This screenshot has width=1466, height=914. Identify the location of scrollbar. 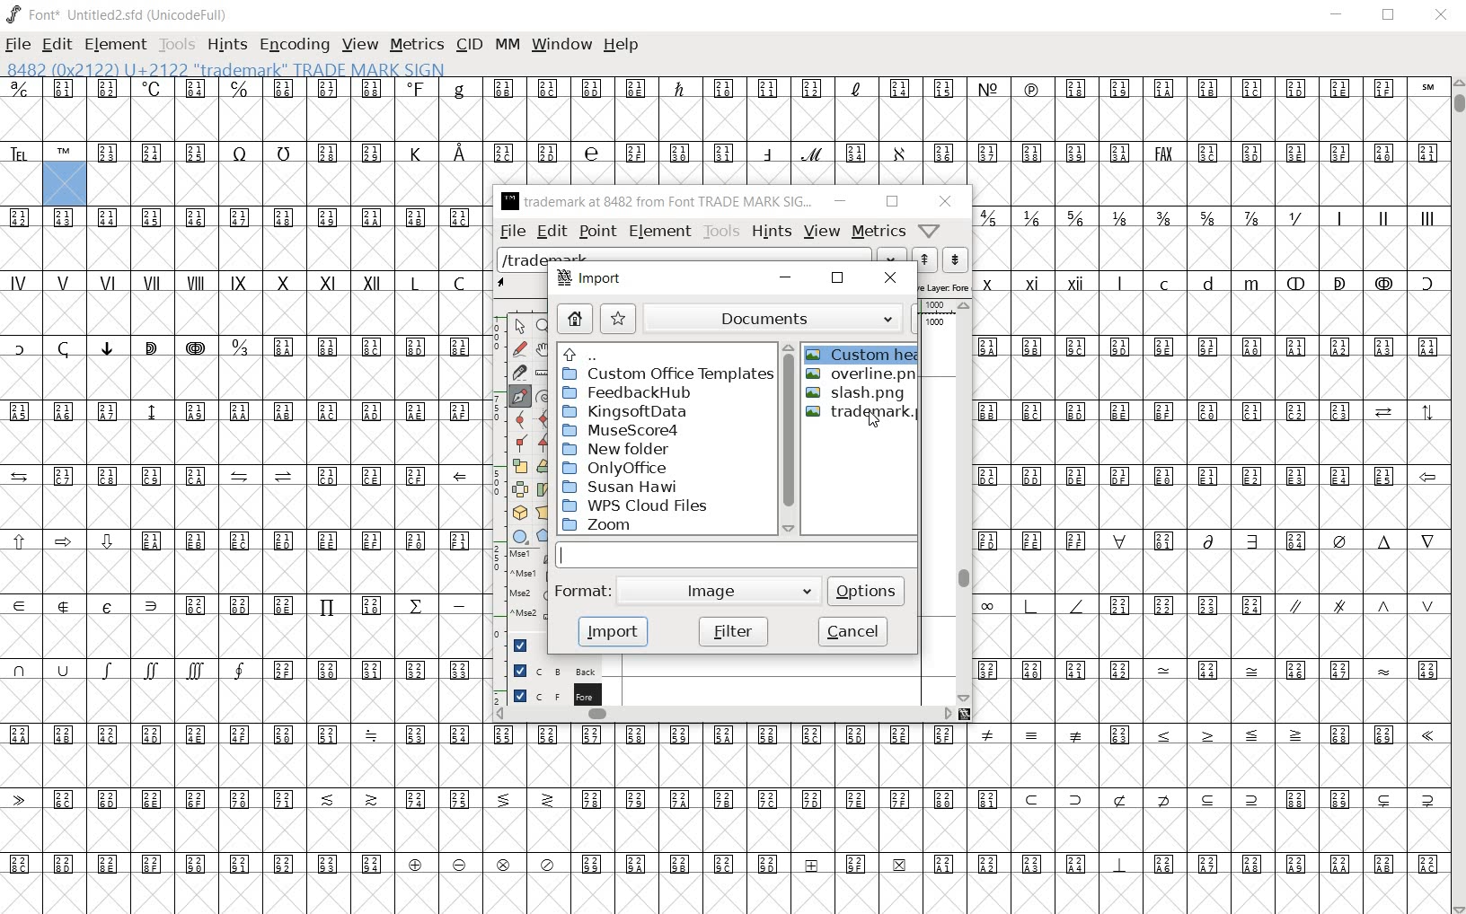
(787, 439).